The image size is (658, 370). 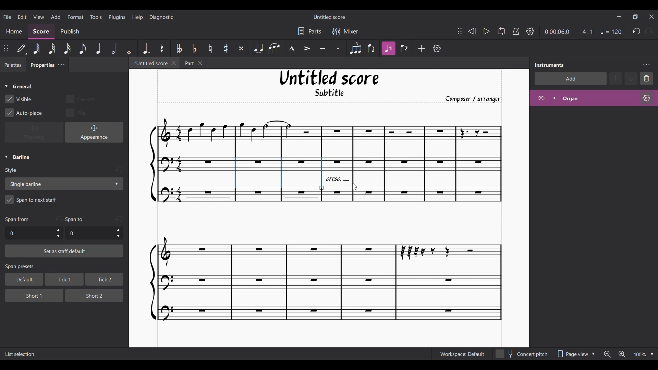 What do you see at coordinates (89, 233) in the screenshot?
I see `Type in Span to` at bounding box center [89, 233].